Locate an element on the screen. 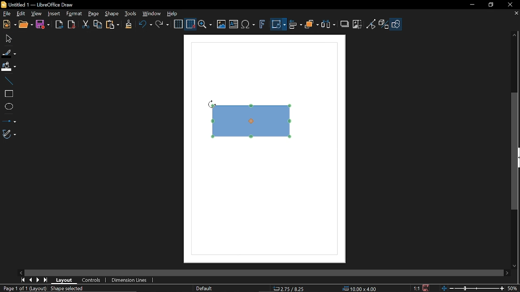 Image resolution: width=520 pixels, height=292 pixels. Toggle  is located at coordinates (371, 25).